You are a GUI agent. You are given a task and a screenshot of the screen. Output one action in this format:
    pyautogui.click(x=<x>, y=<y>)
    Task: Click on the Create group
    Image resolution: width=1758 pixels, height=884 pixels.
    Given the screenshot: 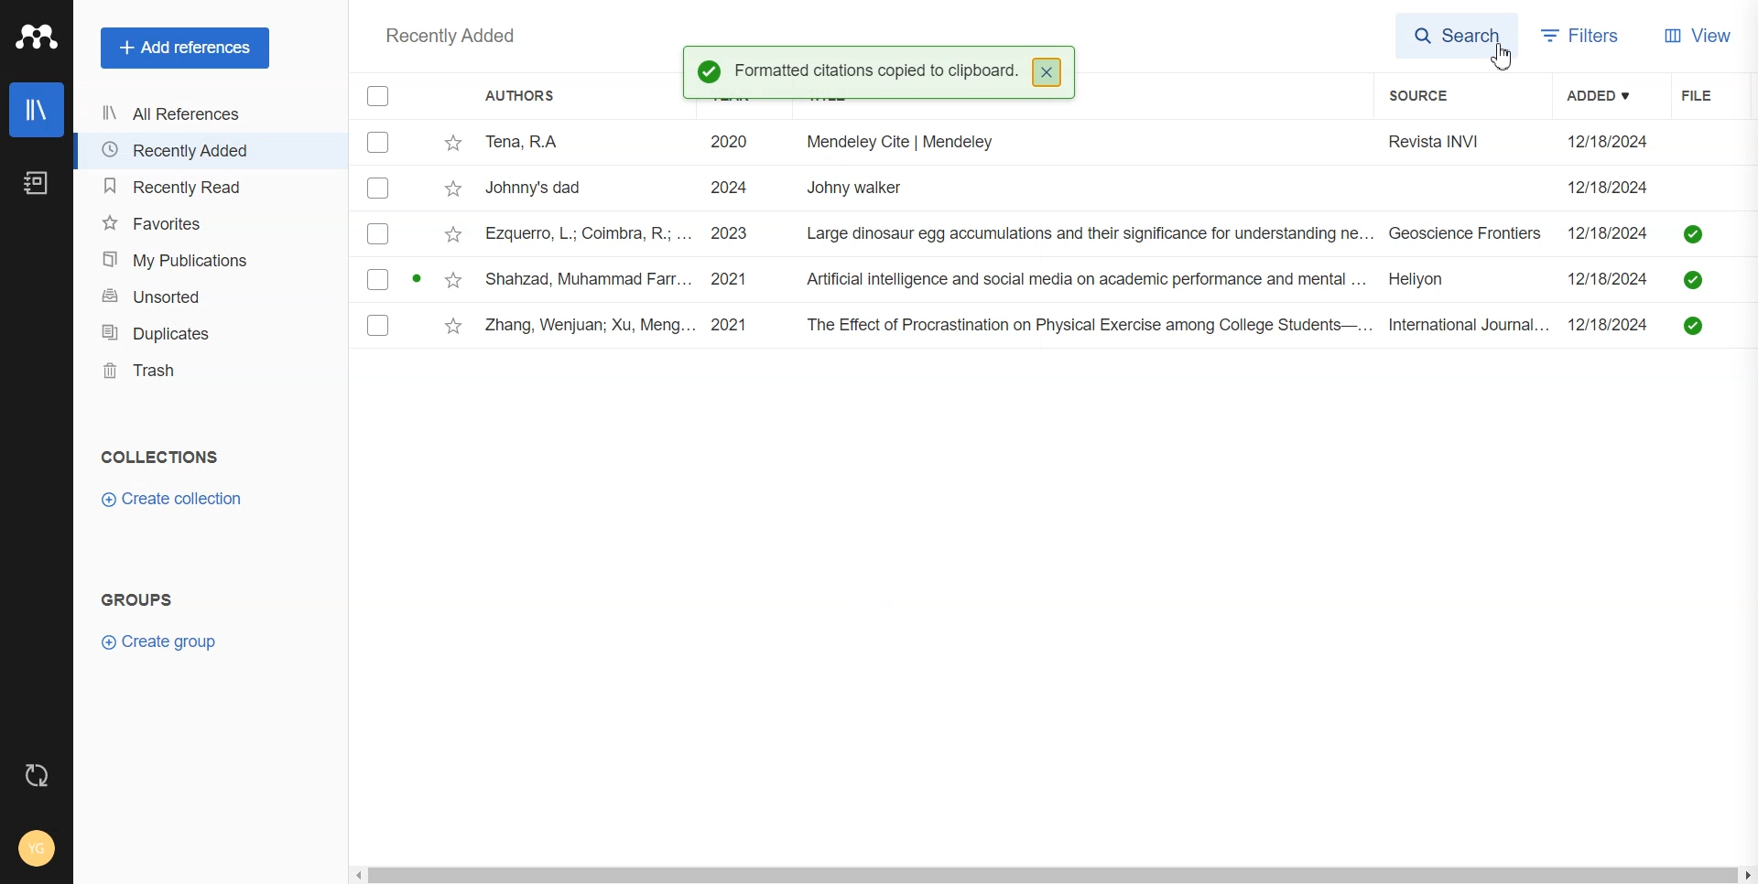 What is the action you would take?
    pyautogui.click(x=158, y=641)
    